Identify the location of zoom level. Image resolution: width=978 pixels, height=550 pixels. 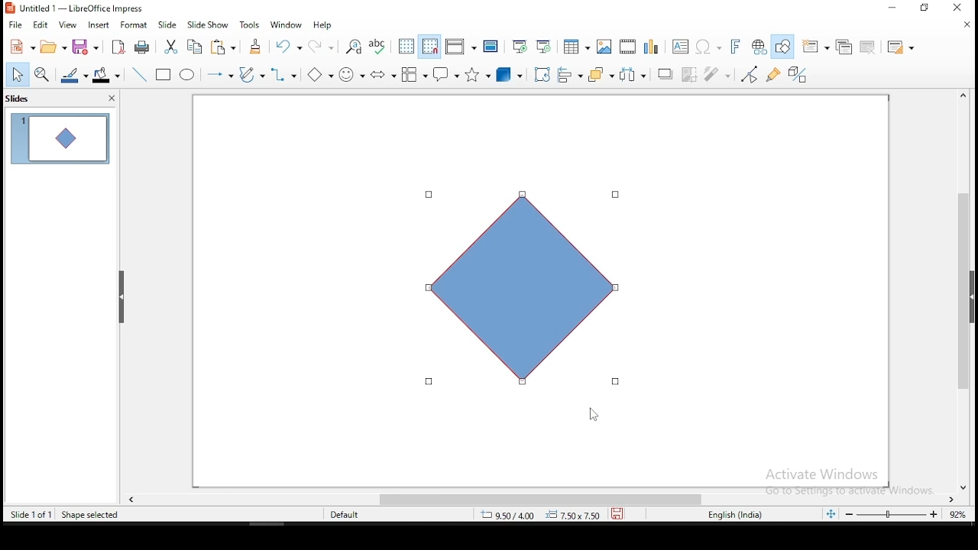
(892, 514).